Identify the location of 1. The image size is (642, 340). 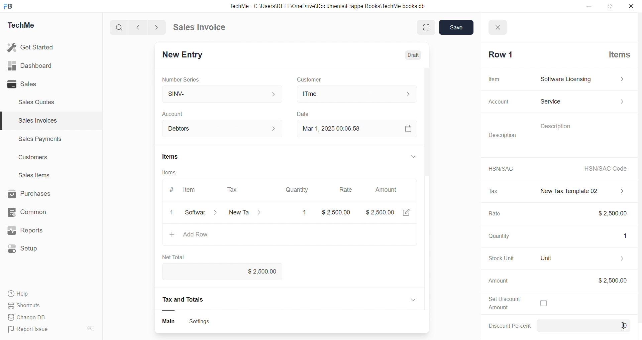
(303, 212).